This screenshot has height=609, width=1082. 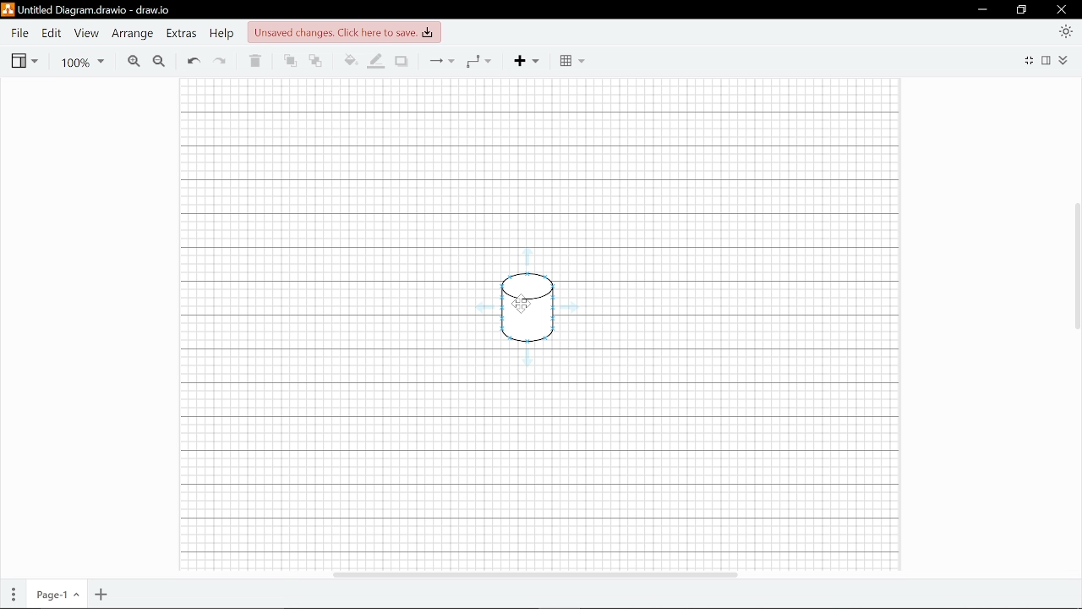 What do you see at coordinates (1063, 9) in the screenshot?
I see `Close` at bounding box center [1063, 9].